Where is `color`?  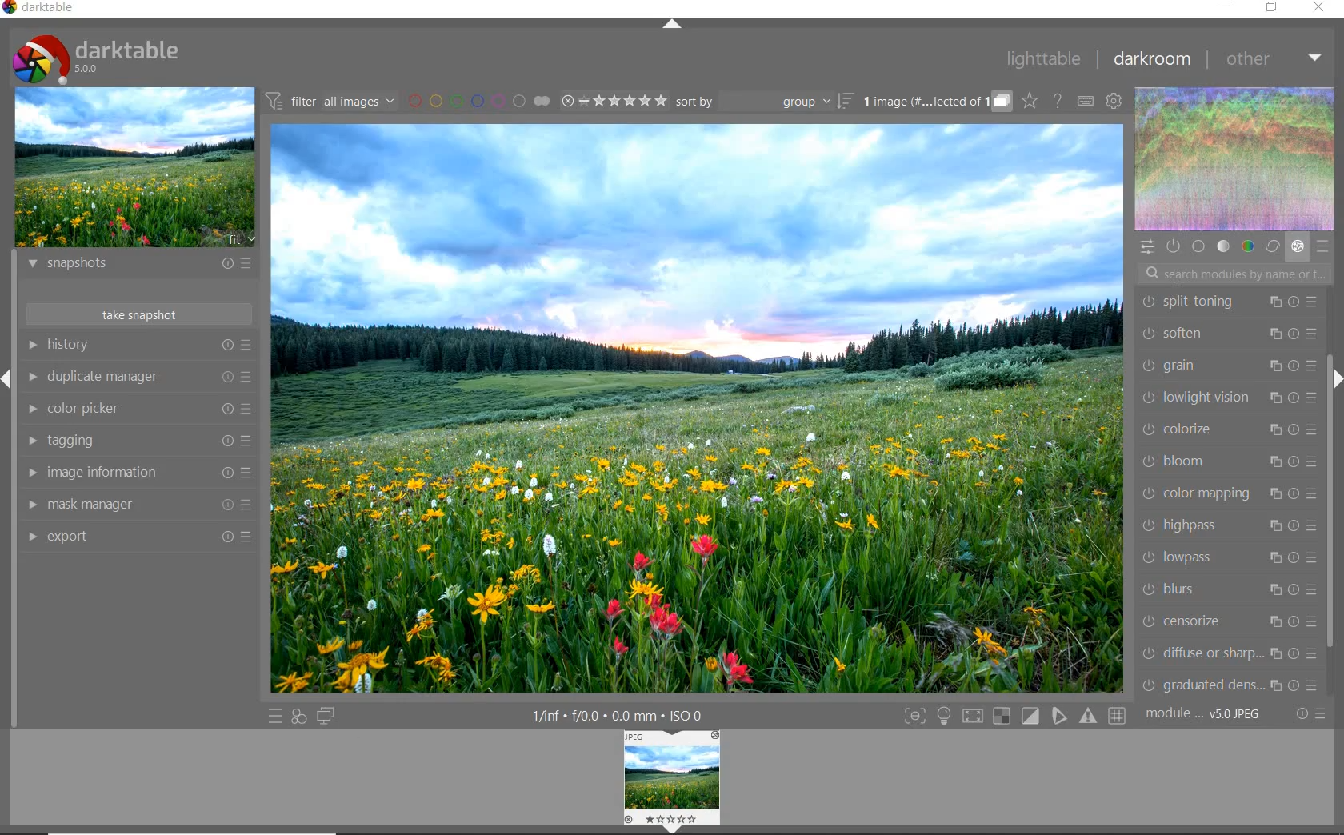
color is located at coordinates (1247, 246).